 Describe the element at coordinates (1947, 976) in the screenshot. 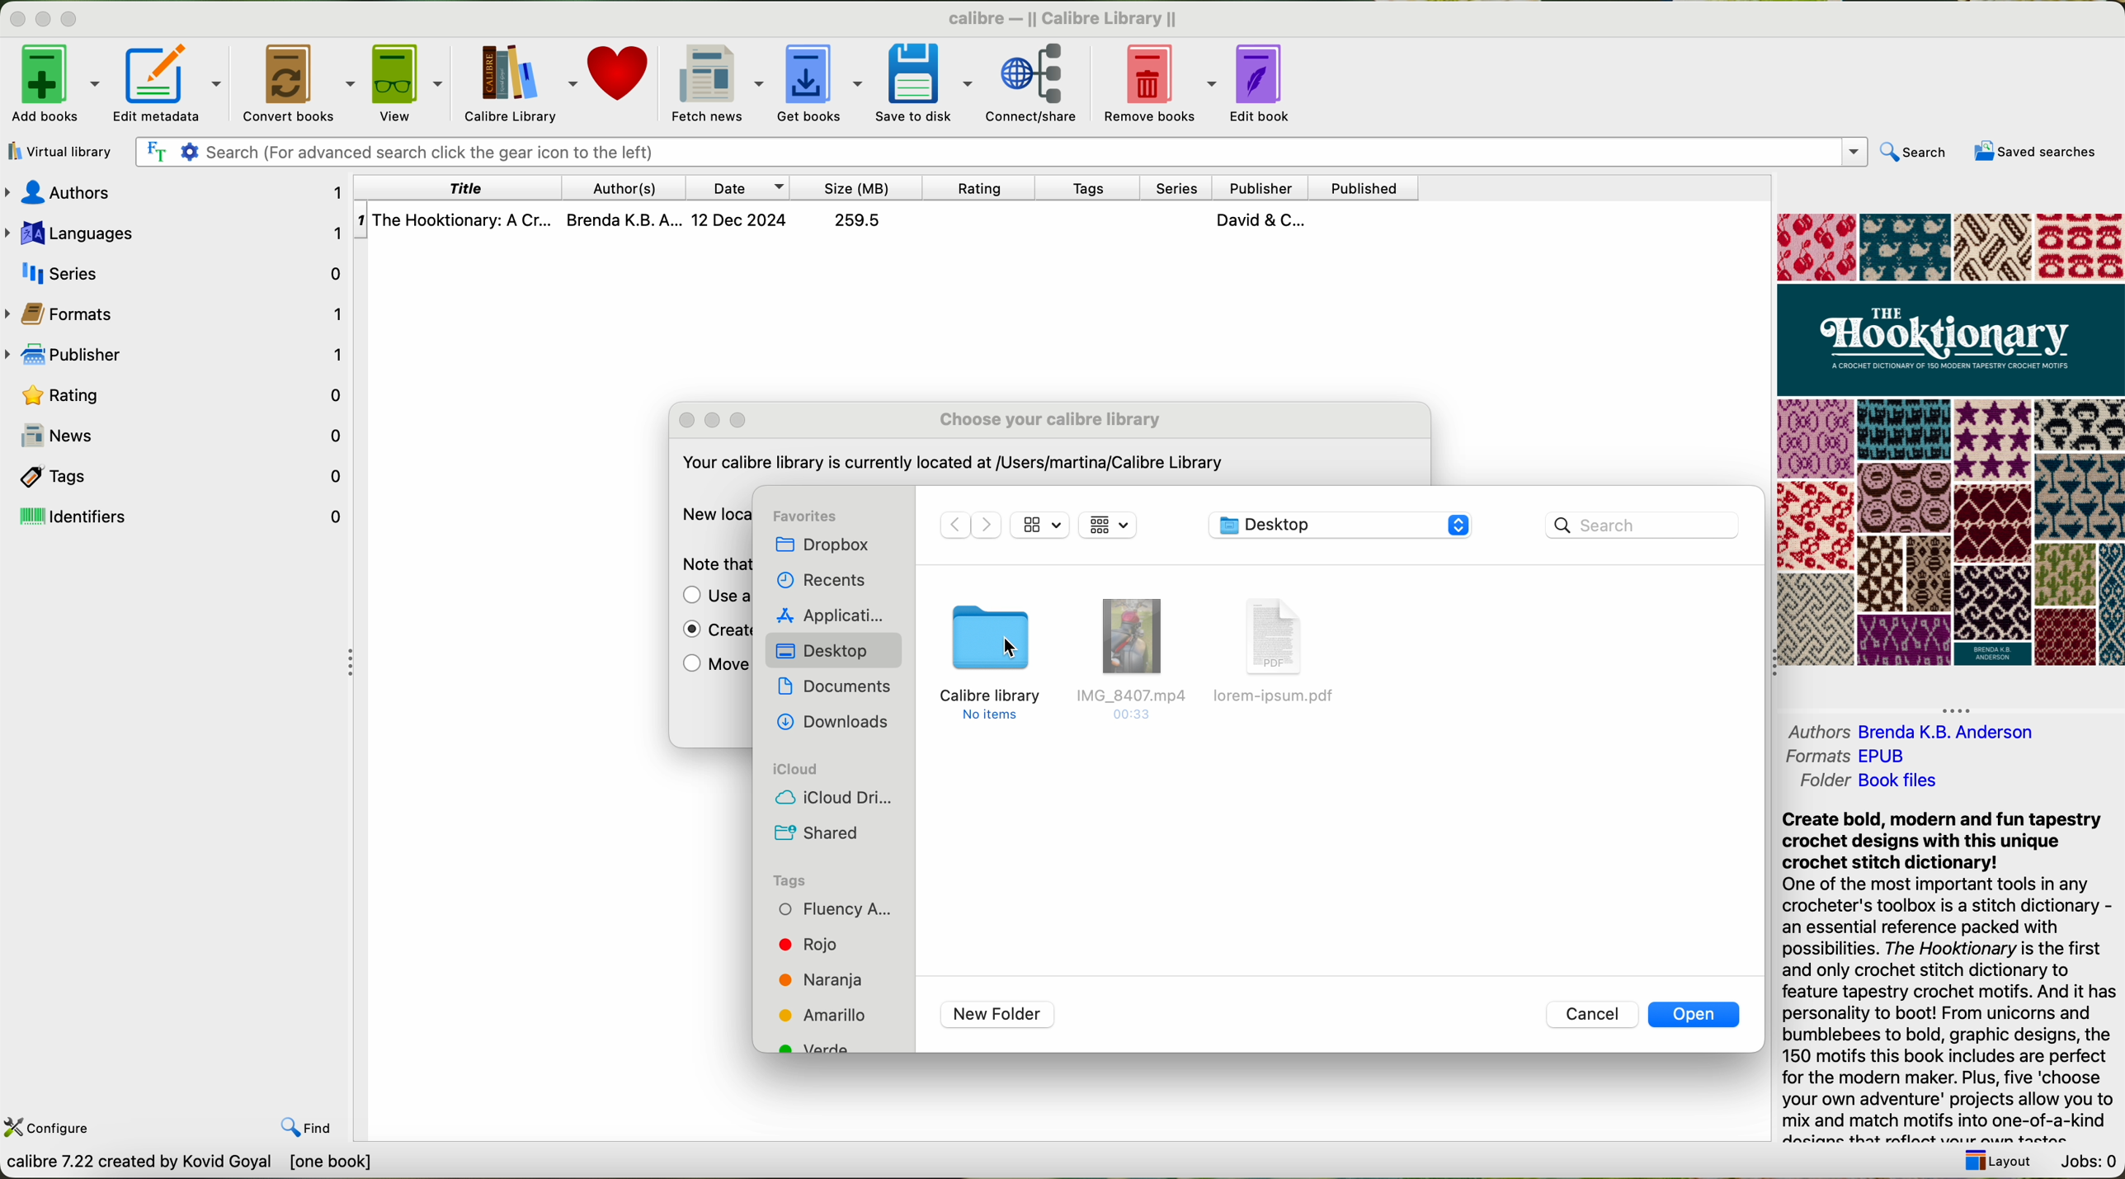

I see `Create bold, modern and fun tapestrycrochet designs with this uniquecrochet stitch dictionary!One of the most important tools in anycrocheter's toolbox is a stitch dictionary -an essential reference packed withpossibilities. The Hooktionary is the firstand only crochet stitch dictionary tofeature tapestry crochet motifs. And it haspersonality to boot! From unicorns andbumblebees to bold, graphic designs, the150 motifs this book includes are perfectfor the modern maker. Plus, five ‘chooseyour own adventure' projects allow you tomix and match motifs into one-of-a-kind` at that location.